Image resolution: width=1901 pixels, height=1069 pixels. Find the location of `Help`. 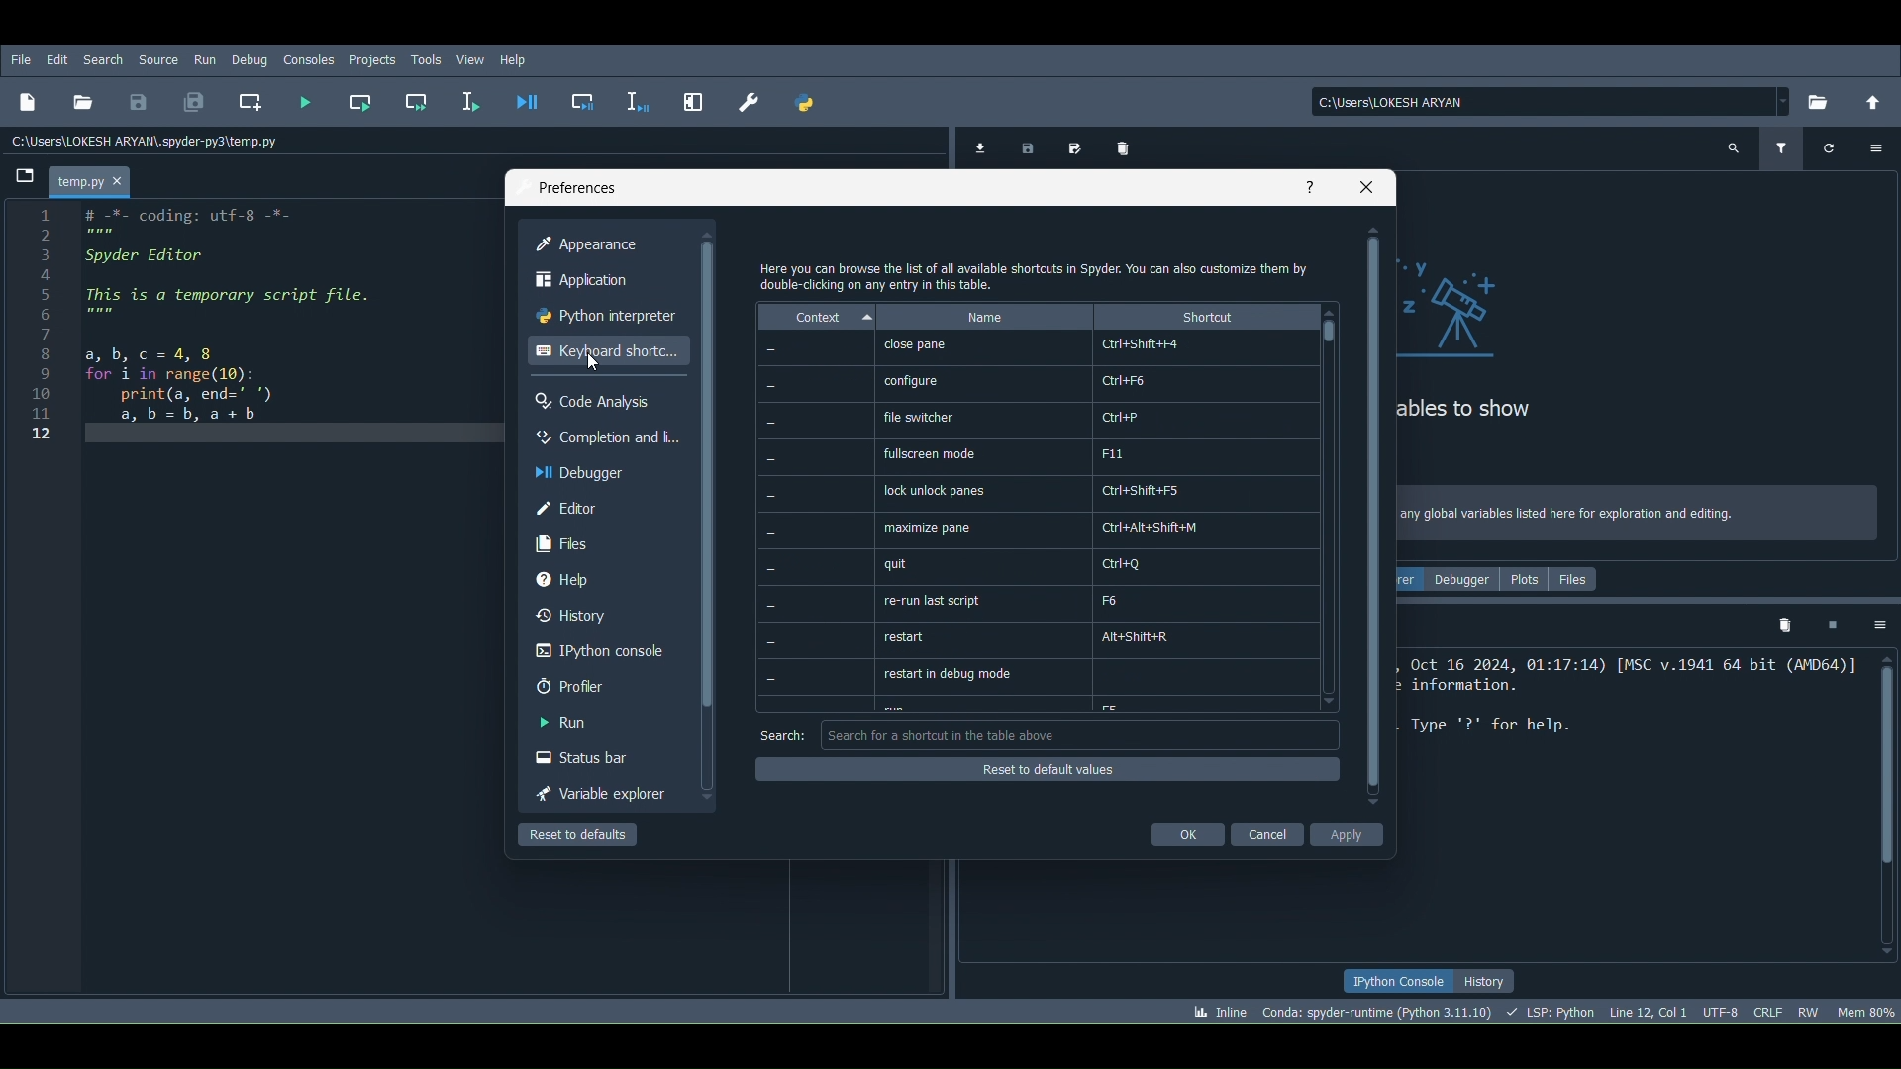

Help is located at coordinates (601, 579).